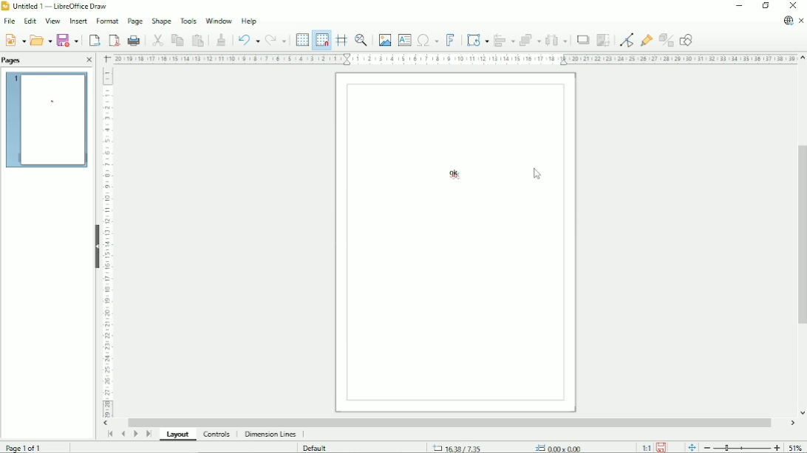 The height and width of the screenshot is (453, 807). What do you see at coordinates (404, 39) in the screenshot?
I see `Insert text box` at bounding box center [404, 39].